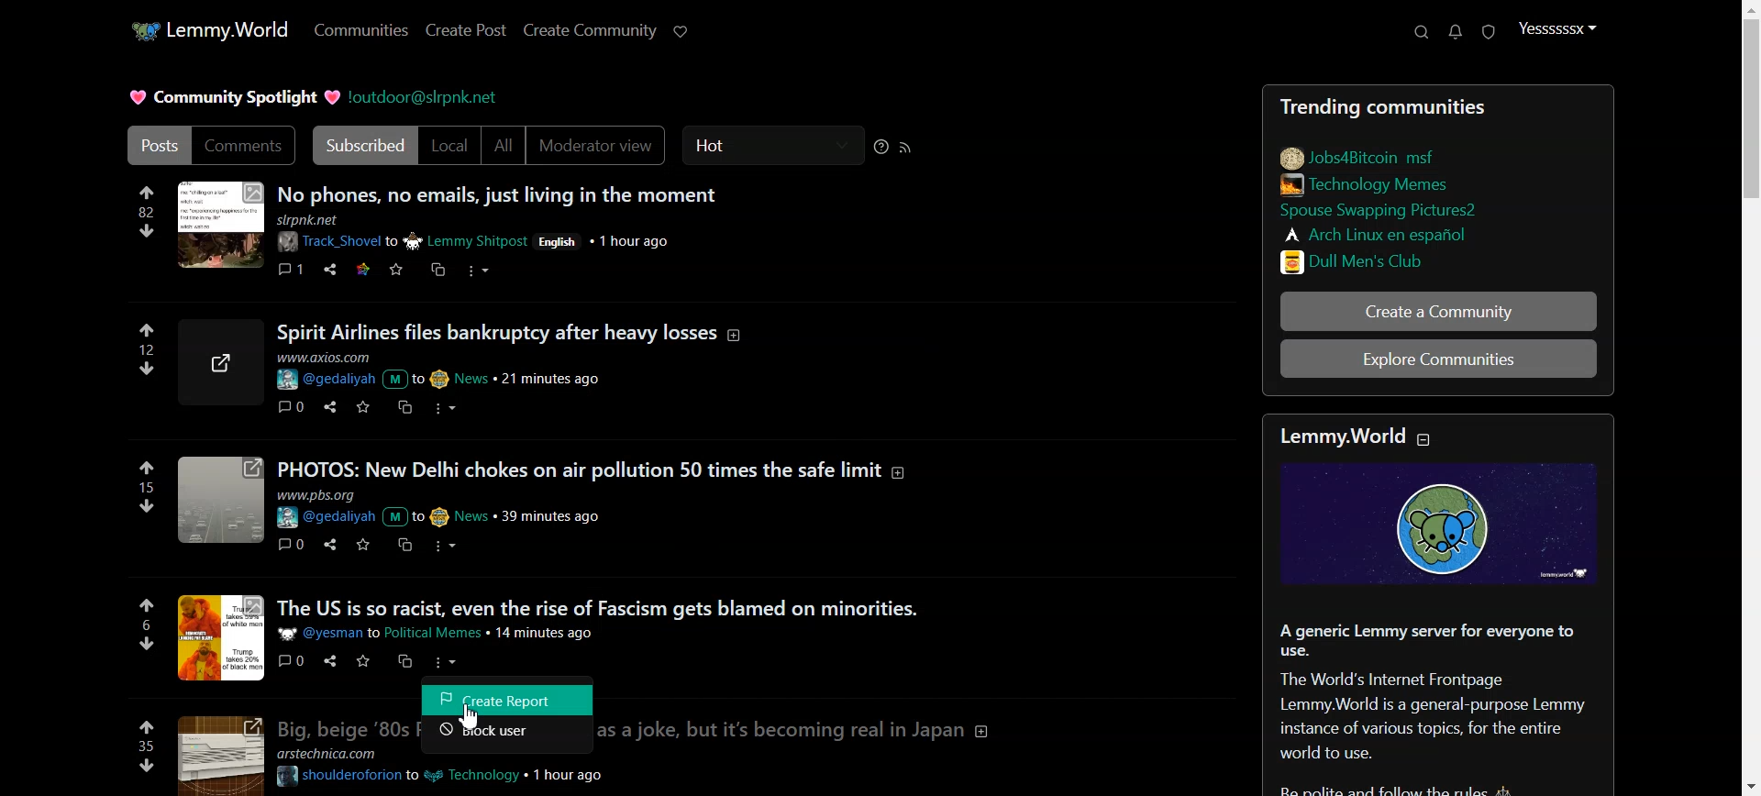  What do you see at coordinates (906, 147) in the screenshot?
I see `RSS` at bounding box center [906, 147].